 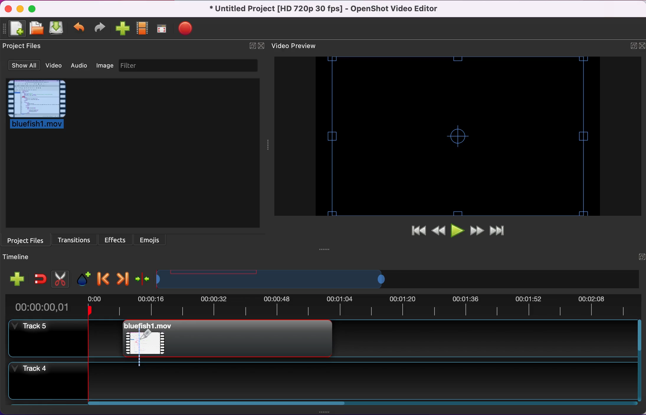 What do you see at coordinates (415, 233) in the screenshot?
I see `jump to start` at bounding box center [415, 233].